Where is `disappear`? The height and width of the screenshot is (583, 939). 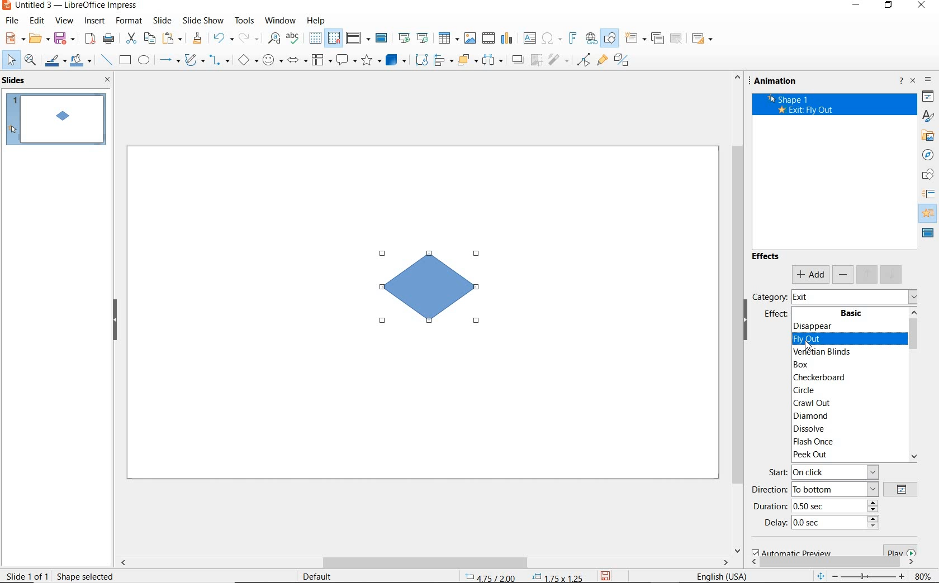
disappear is located at coordinates (844, 325).